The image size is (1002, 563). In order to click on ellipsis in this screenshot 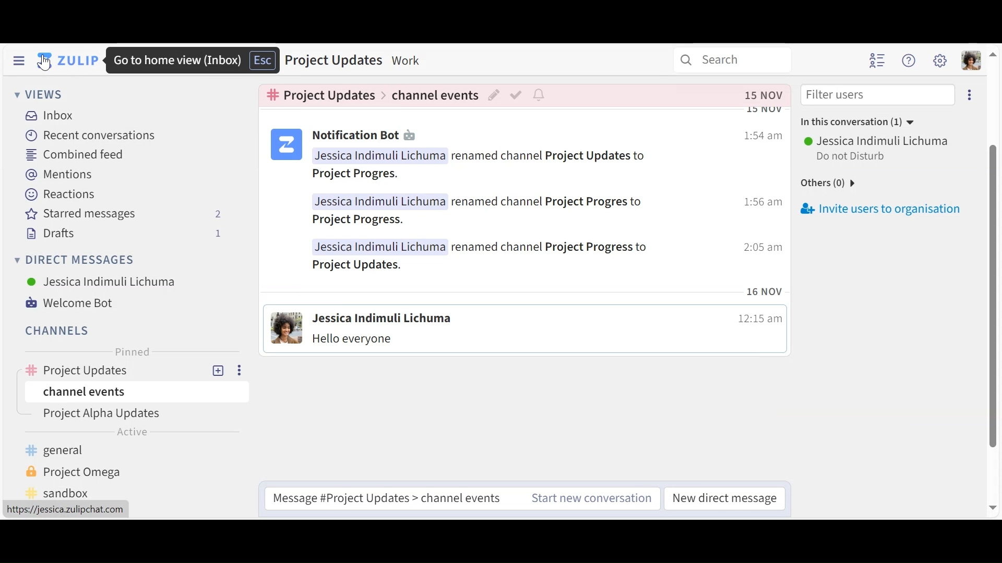, I will do `click(239, 371)`.